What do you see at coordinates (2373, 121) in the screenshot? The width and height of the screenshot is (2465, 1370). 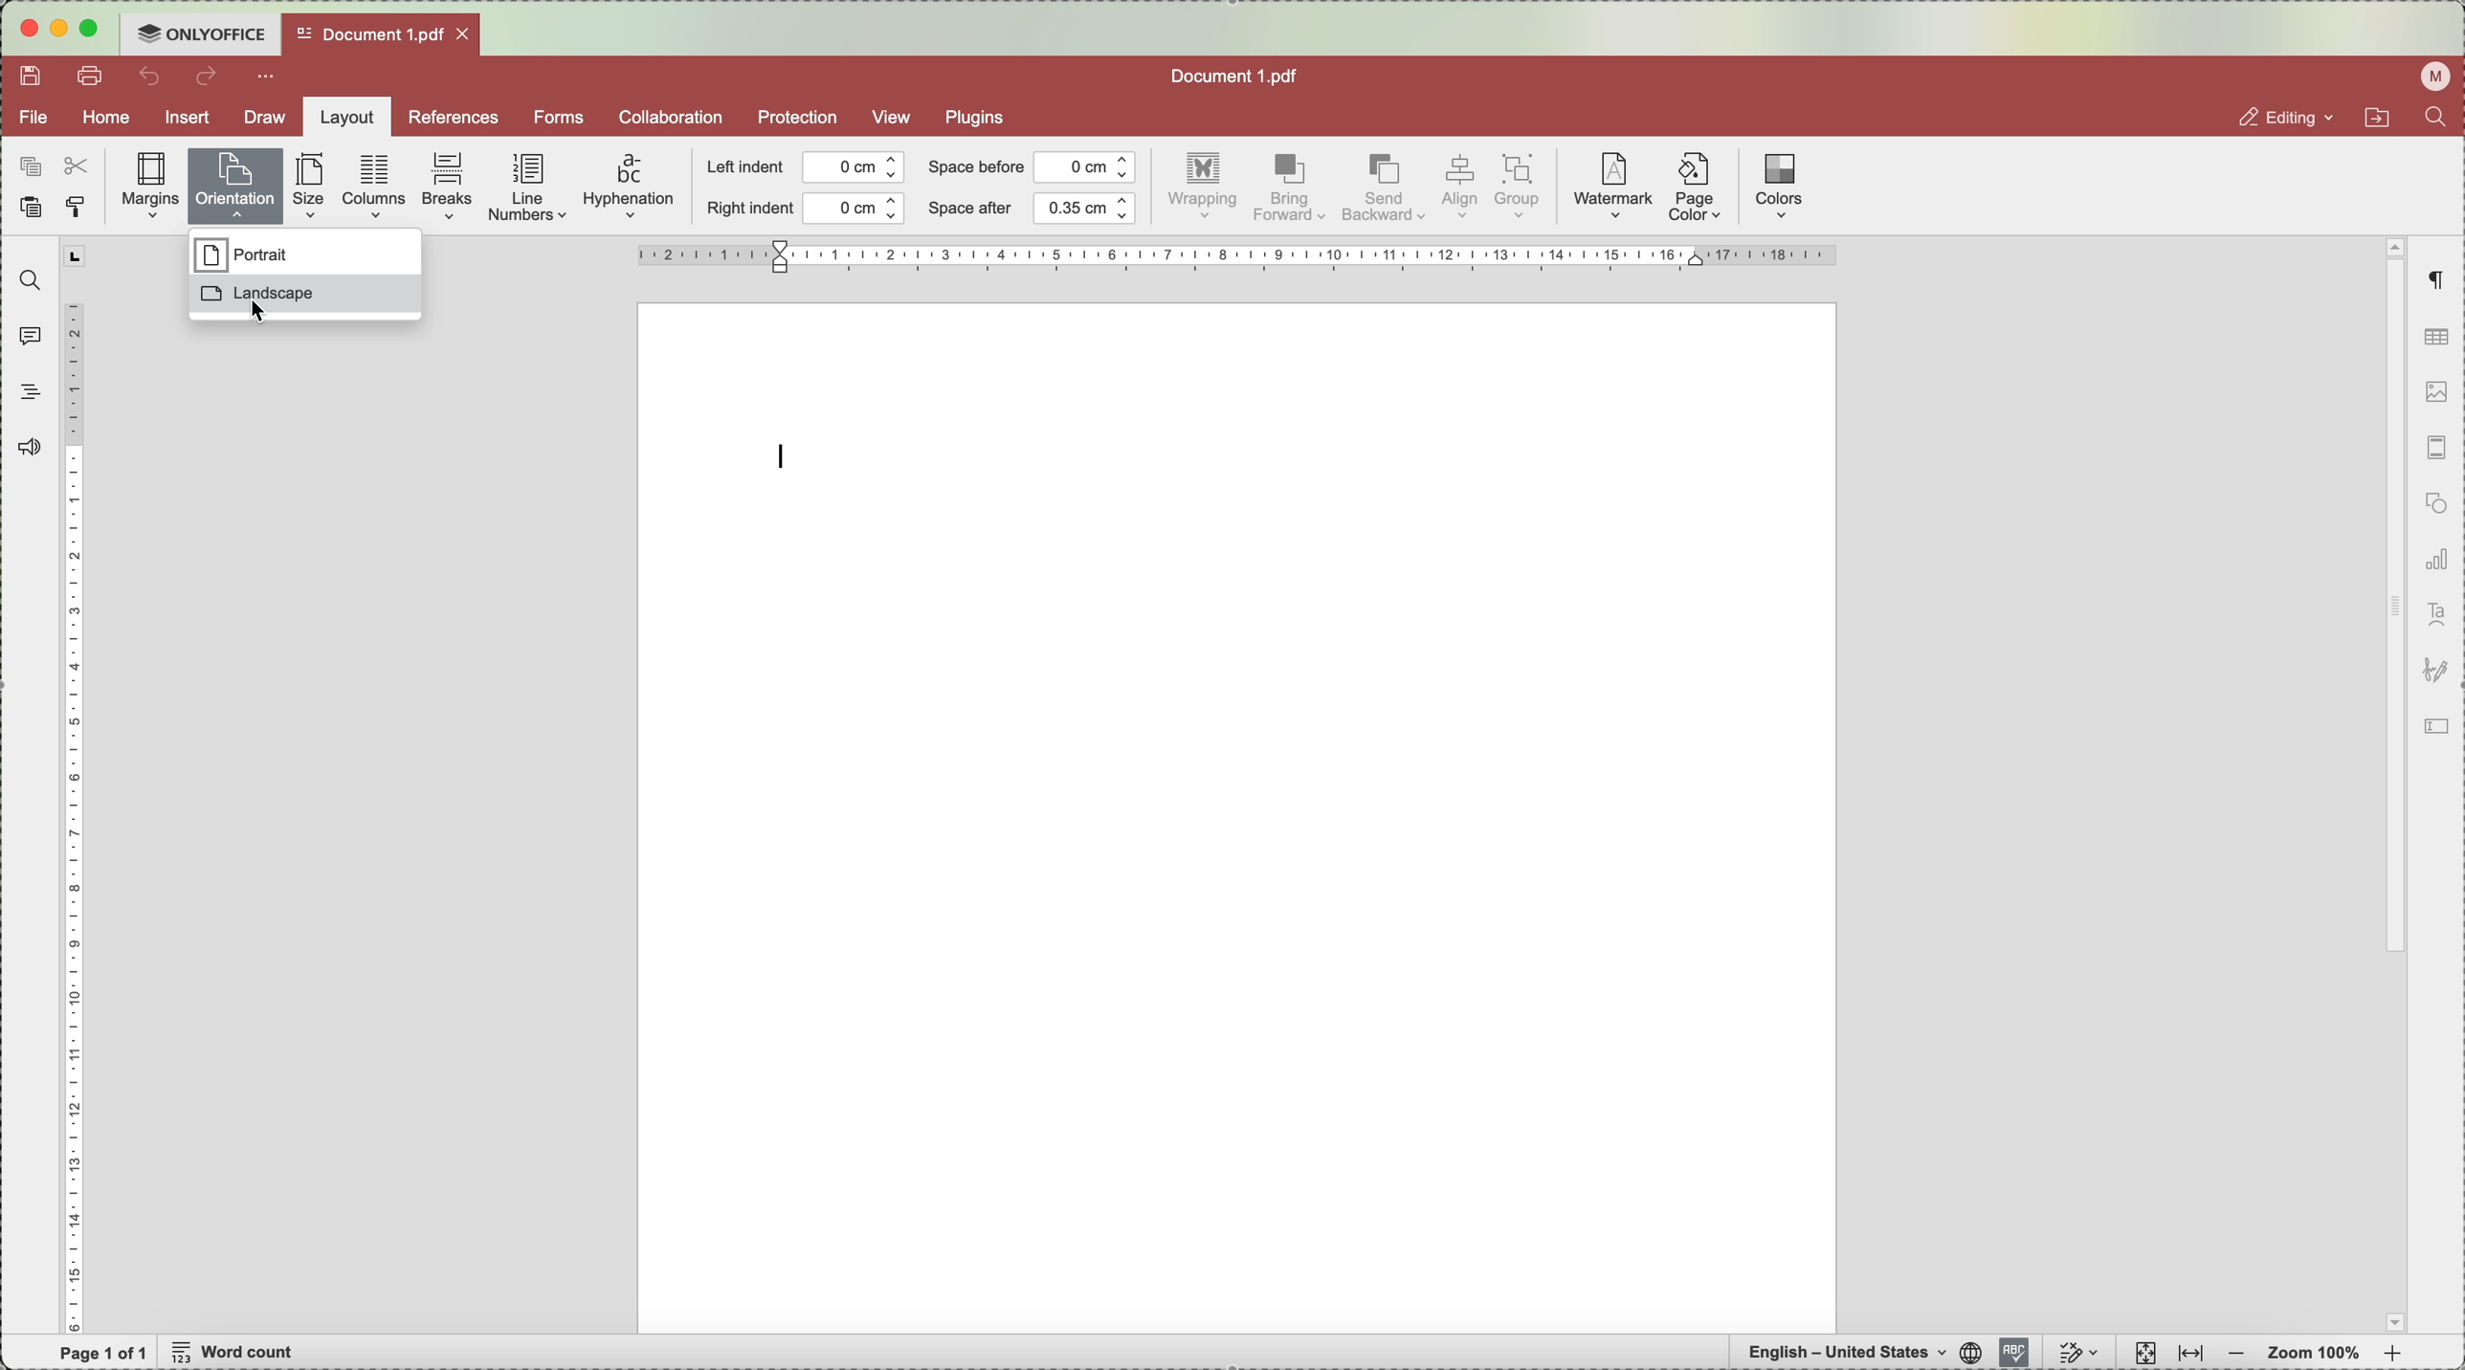 I see `open file location` at bounding box center [2373, 121].